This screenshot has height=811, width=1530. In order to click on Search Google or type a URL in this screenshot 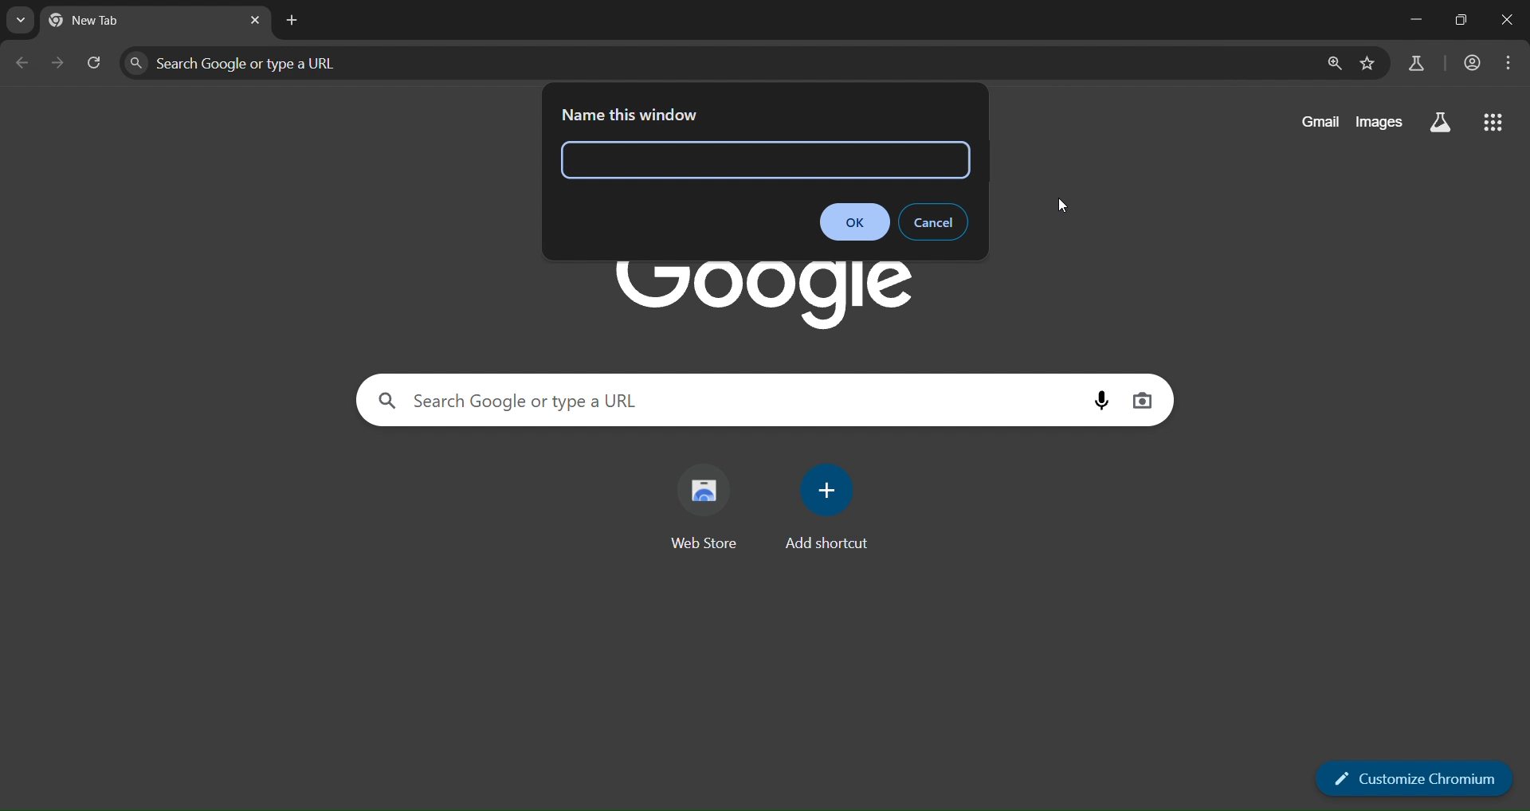, I will do `click(253, 63)`.